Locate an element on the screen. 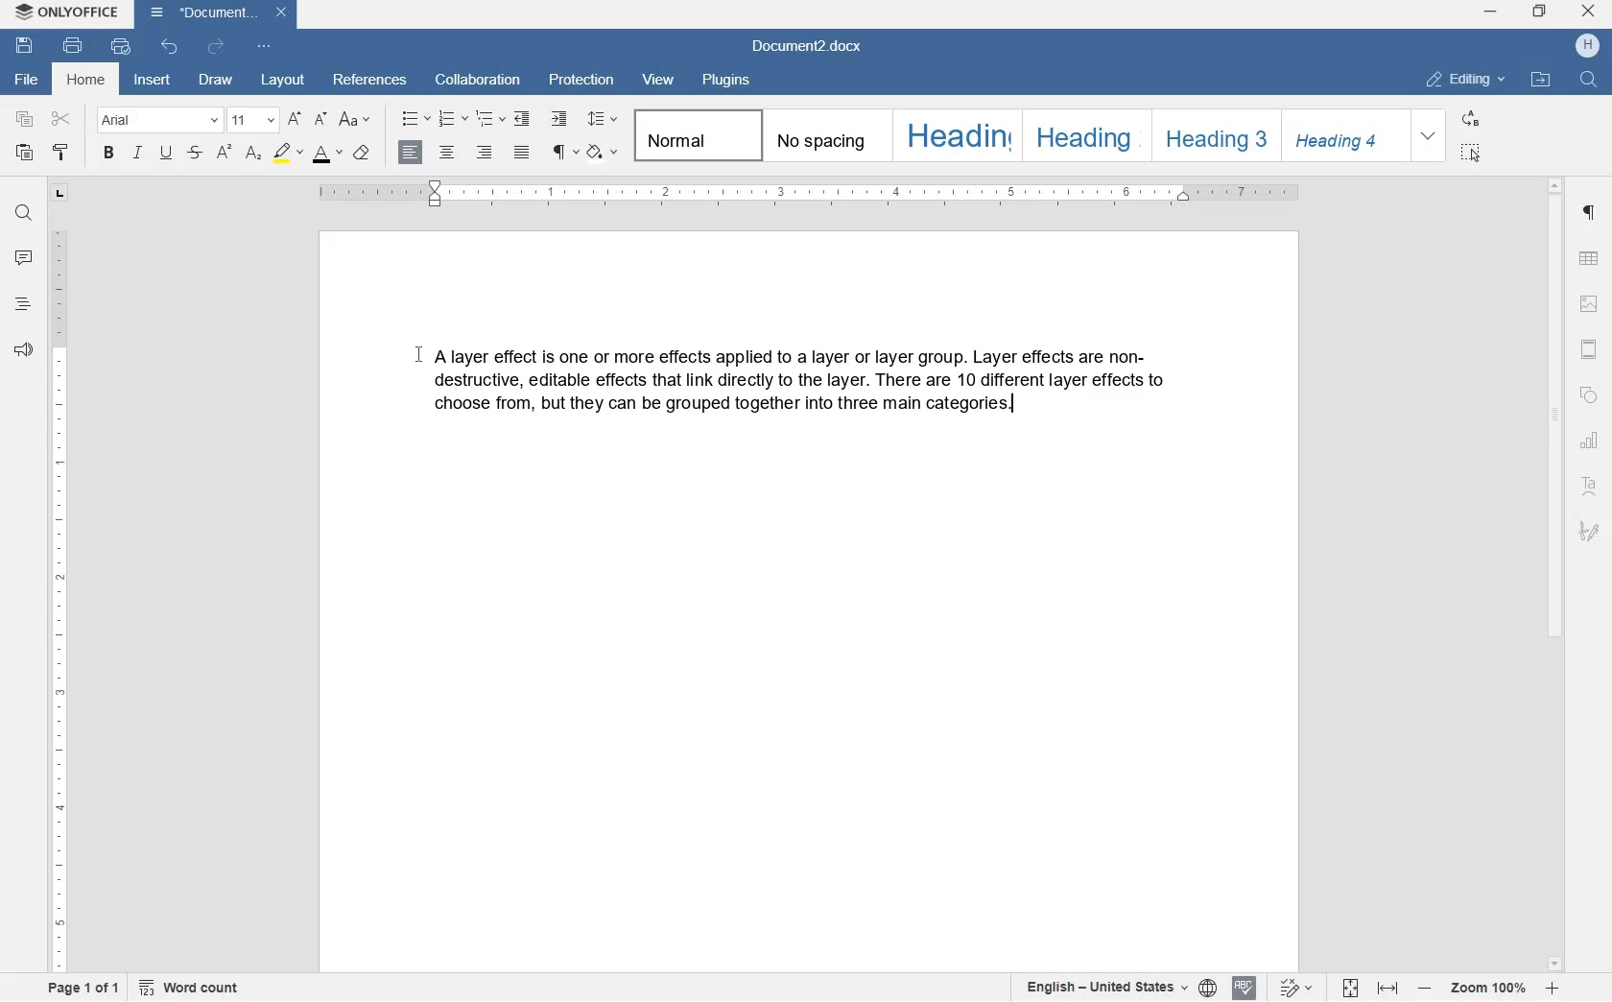 The height and width of the screenshot is (1002, 1612). cursor is located at coordinates (418, 356).